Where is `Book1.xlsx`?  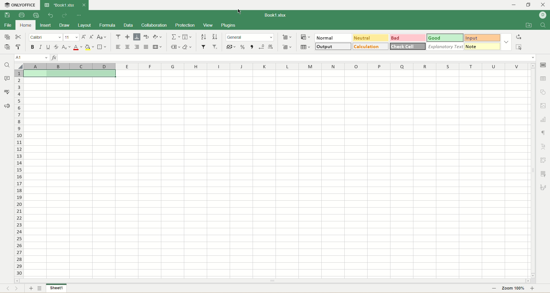
Book1.xlsx is located at coordinates (273, 15).